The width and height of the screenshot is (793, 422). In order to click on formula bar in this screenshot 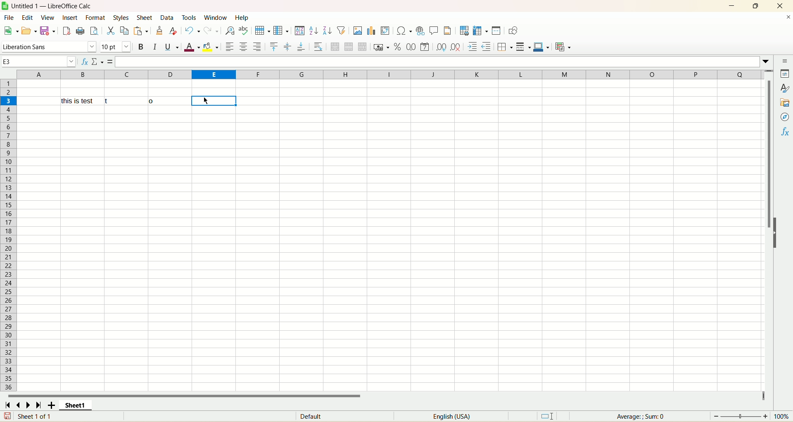, I will do `click(436, 62)`.